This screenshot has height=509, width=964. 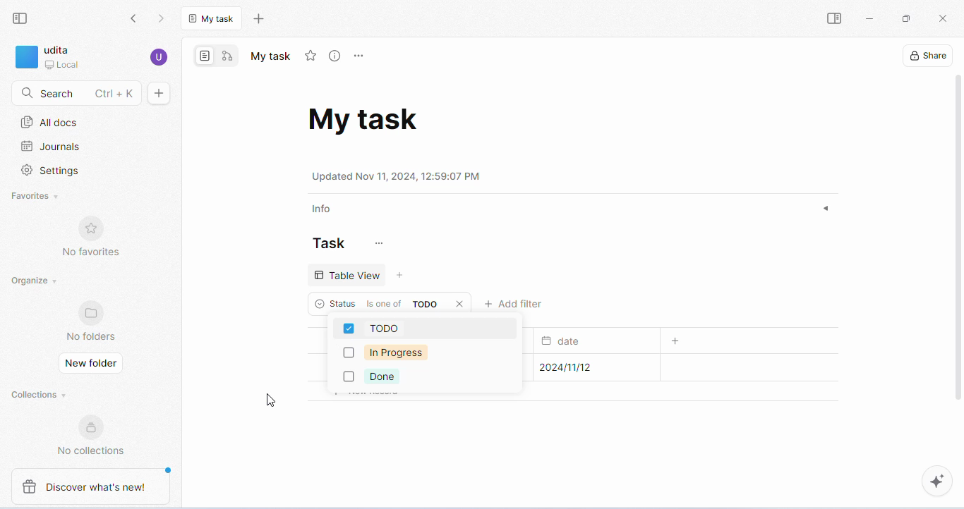 What do you see at coordinates (311, 56) in the screenshot?
I see `add favorite` at bounding box center [311, 56].